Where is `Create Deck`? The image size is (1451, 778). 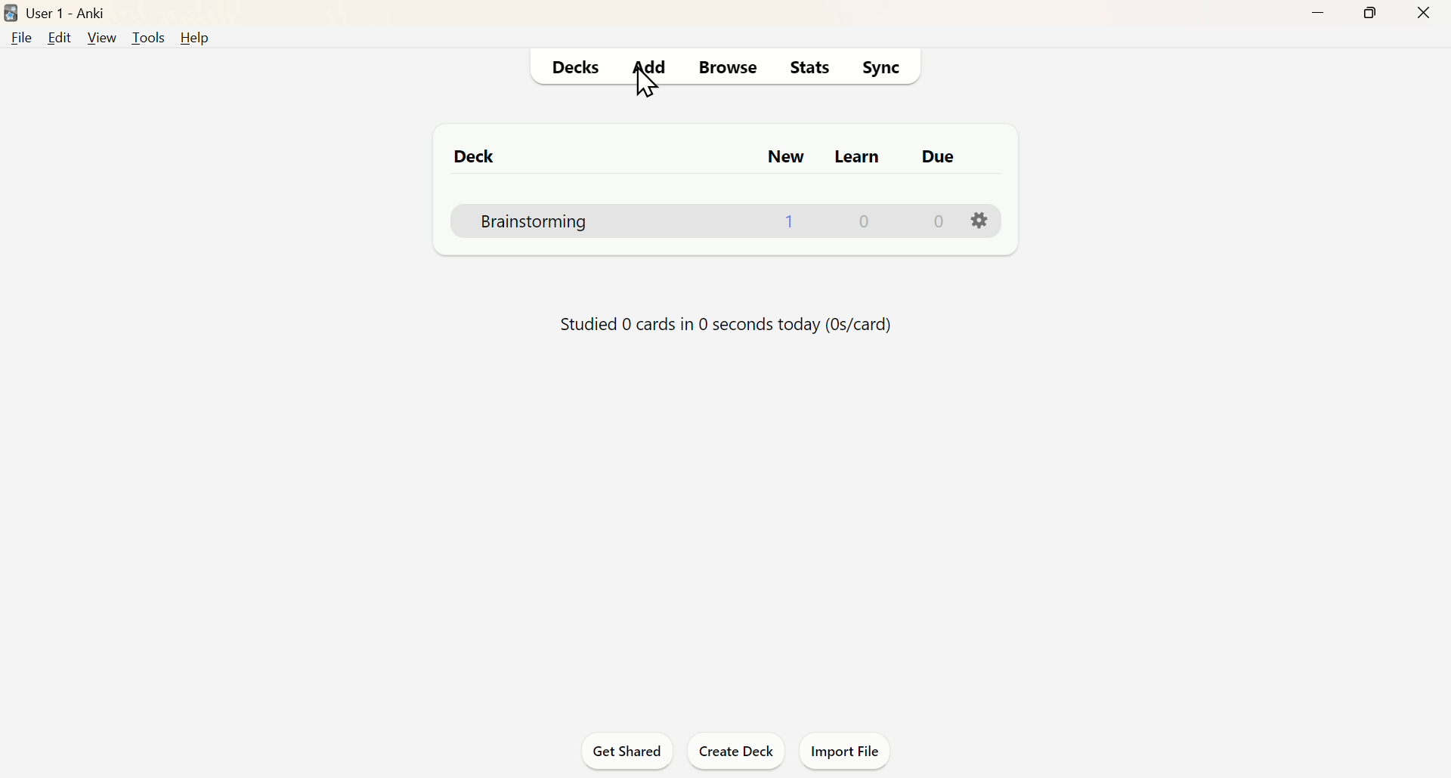
Create Deck is located at coordinates (733, 749).